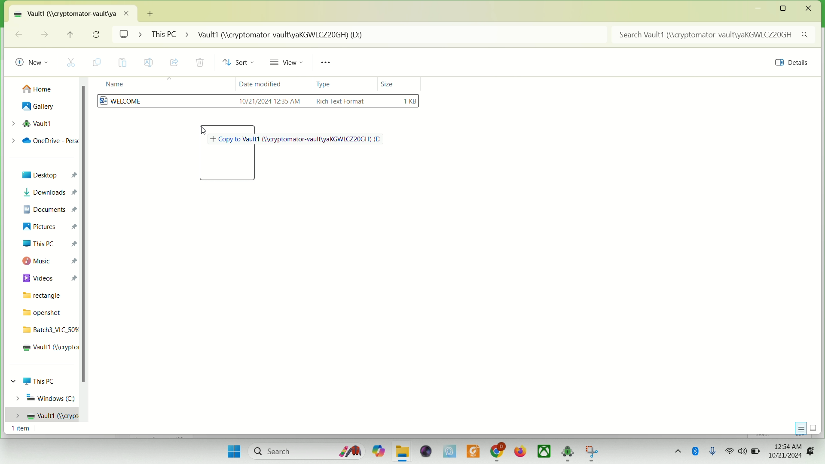  What do you see at coordinates (715, 35) in the screenshot?
I see `search Vault1 (//cryptomator-vault/)` at bounding box center [715, 35].